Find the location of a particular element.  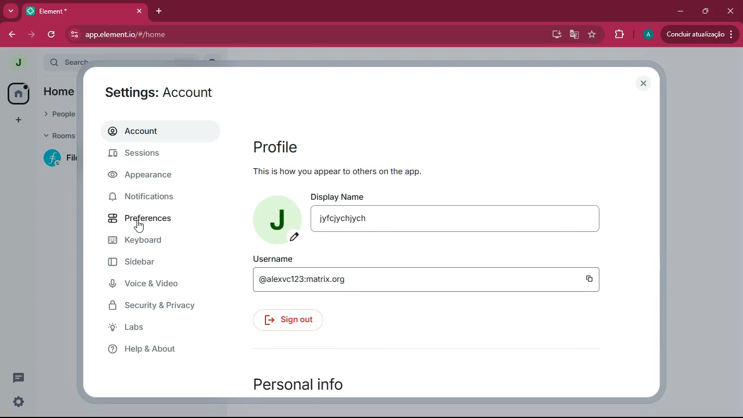

profile is located at coordinates (276, 146).